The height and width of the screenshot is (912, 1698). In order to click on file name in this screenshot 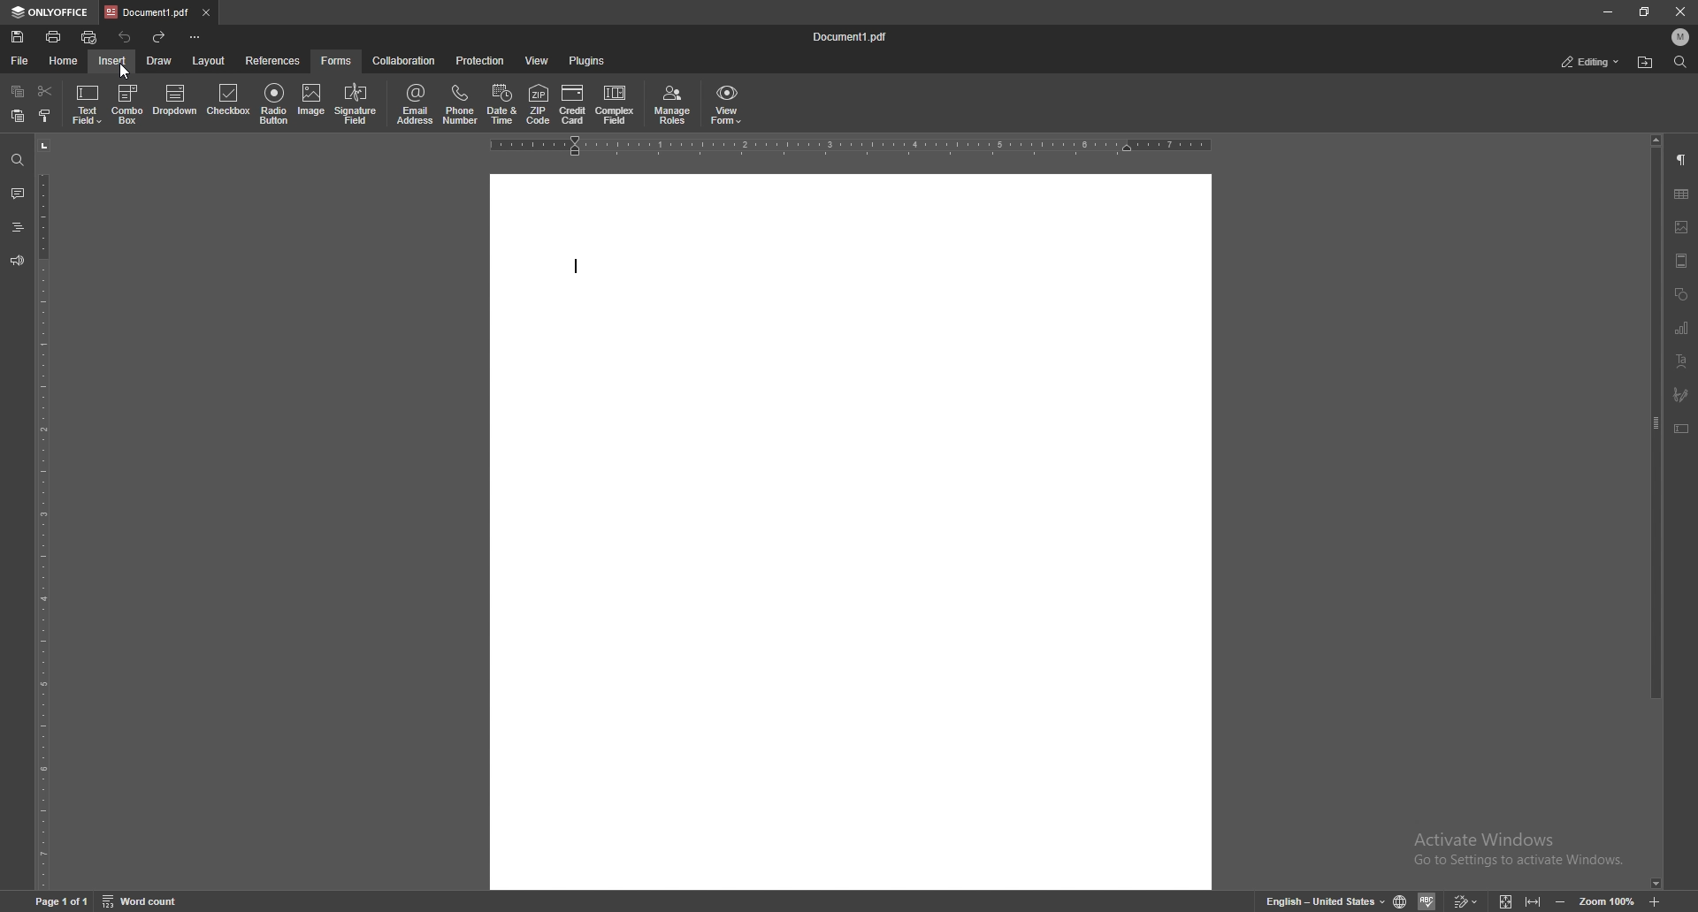, I will do `click(850, 36)`.